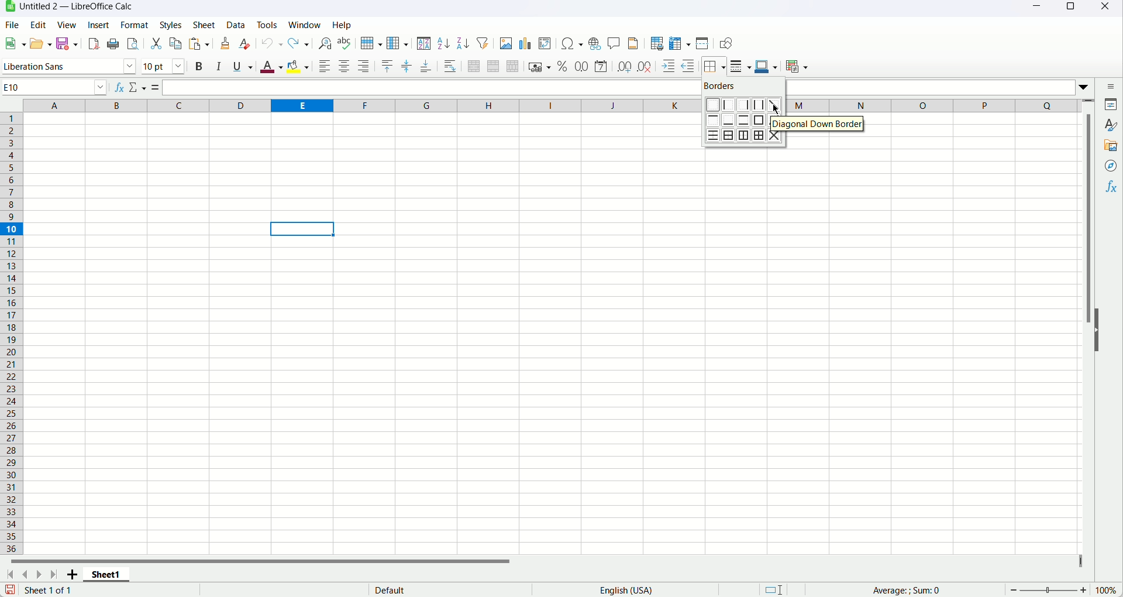 This screenshot has height=597, width=1123. Describe the element at coordinates (760, 120) in the screenshot. I see `Outer border` at that location.